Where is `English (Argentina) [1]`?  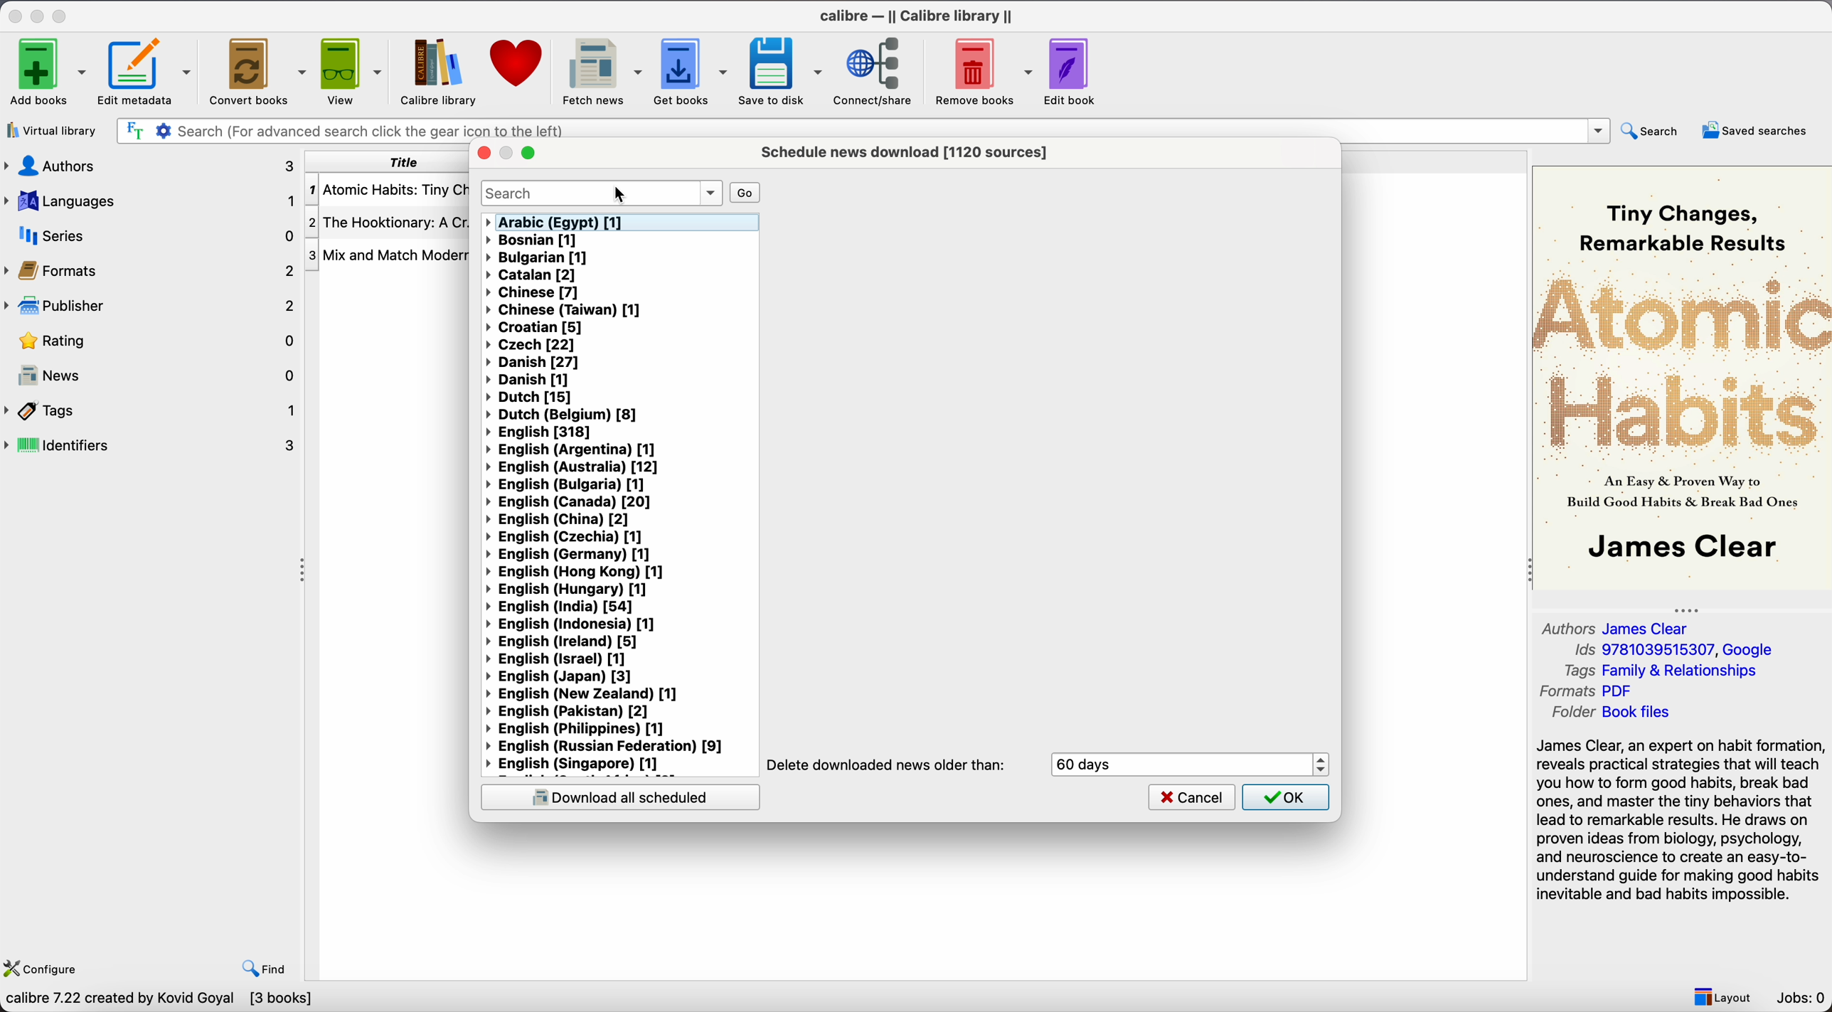
English (Argentina) [1] is located at coordinates (572, 449).